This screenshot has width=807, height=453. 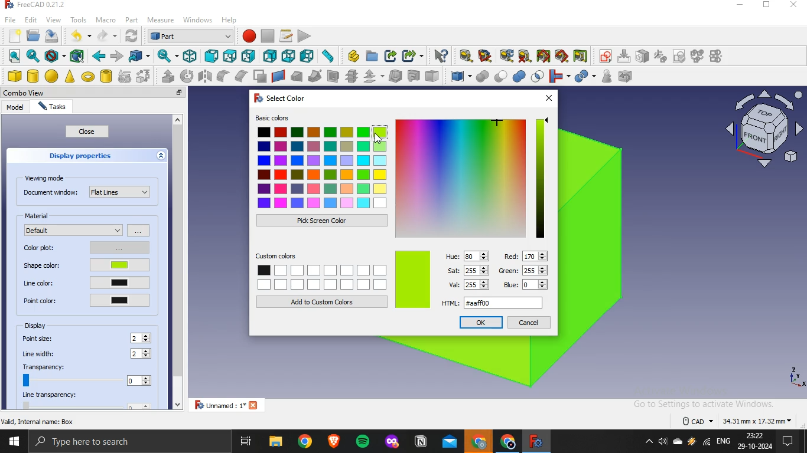 What do you see at coordinates (305, 35) in the screenshot?
I see `execute macro recording` at bounding box center [305, 35].